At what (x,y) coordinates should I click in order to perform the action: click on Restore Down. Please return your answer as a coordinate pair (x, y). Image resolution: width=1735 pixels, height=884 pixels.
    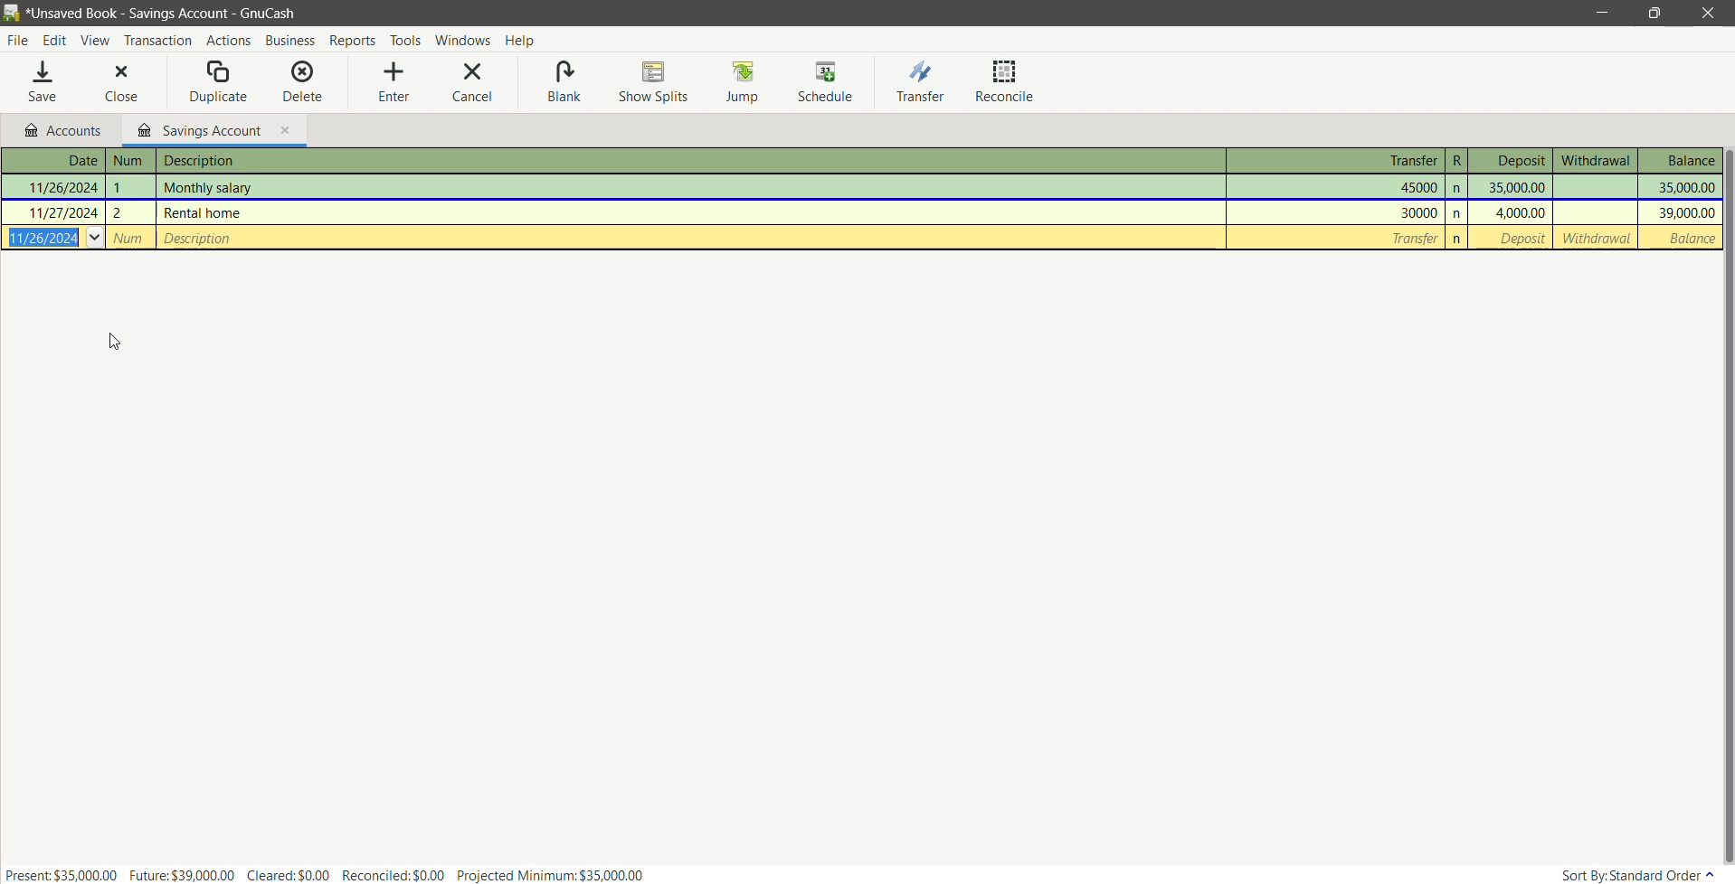
    Looking at the image, I should click on (1655, 13).